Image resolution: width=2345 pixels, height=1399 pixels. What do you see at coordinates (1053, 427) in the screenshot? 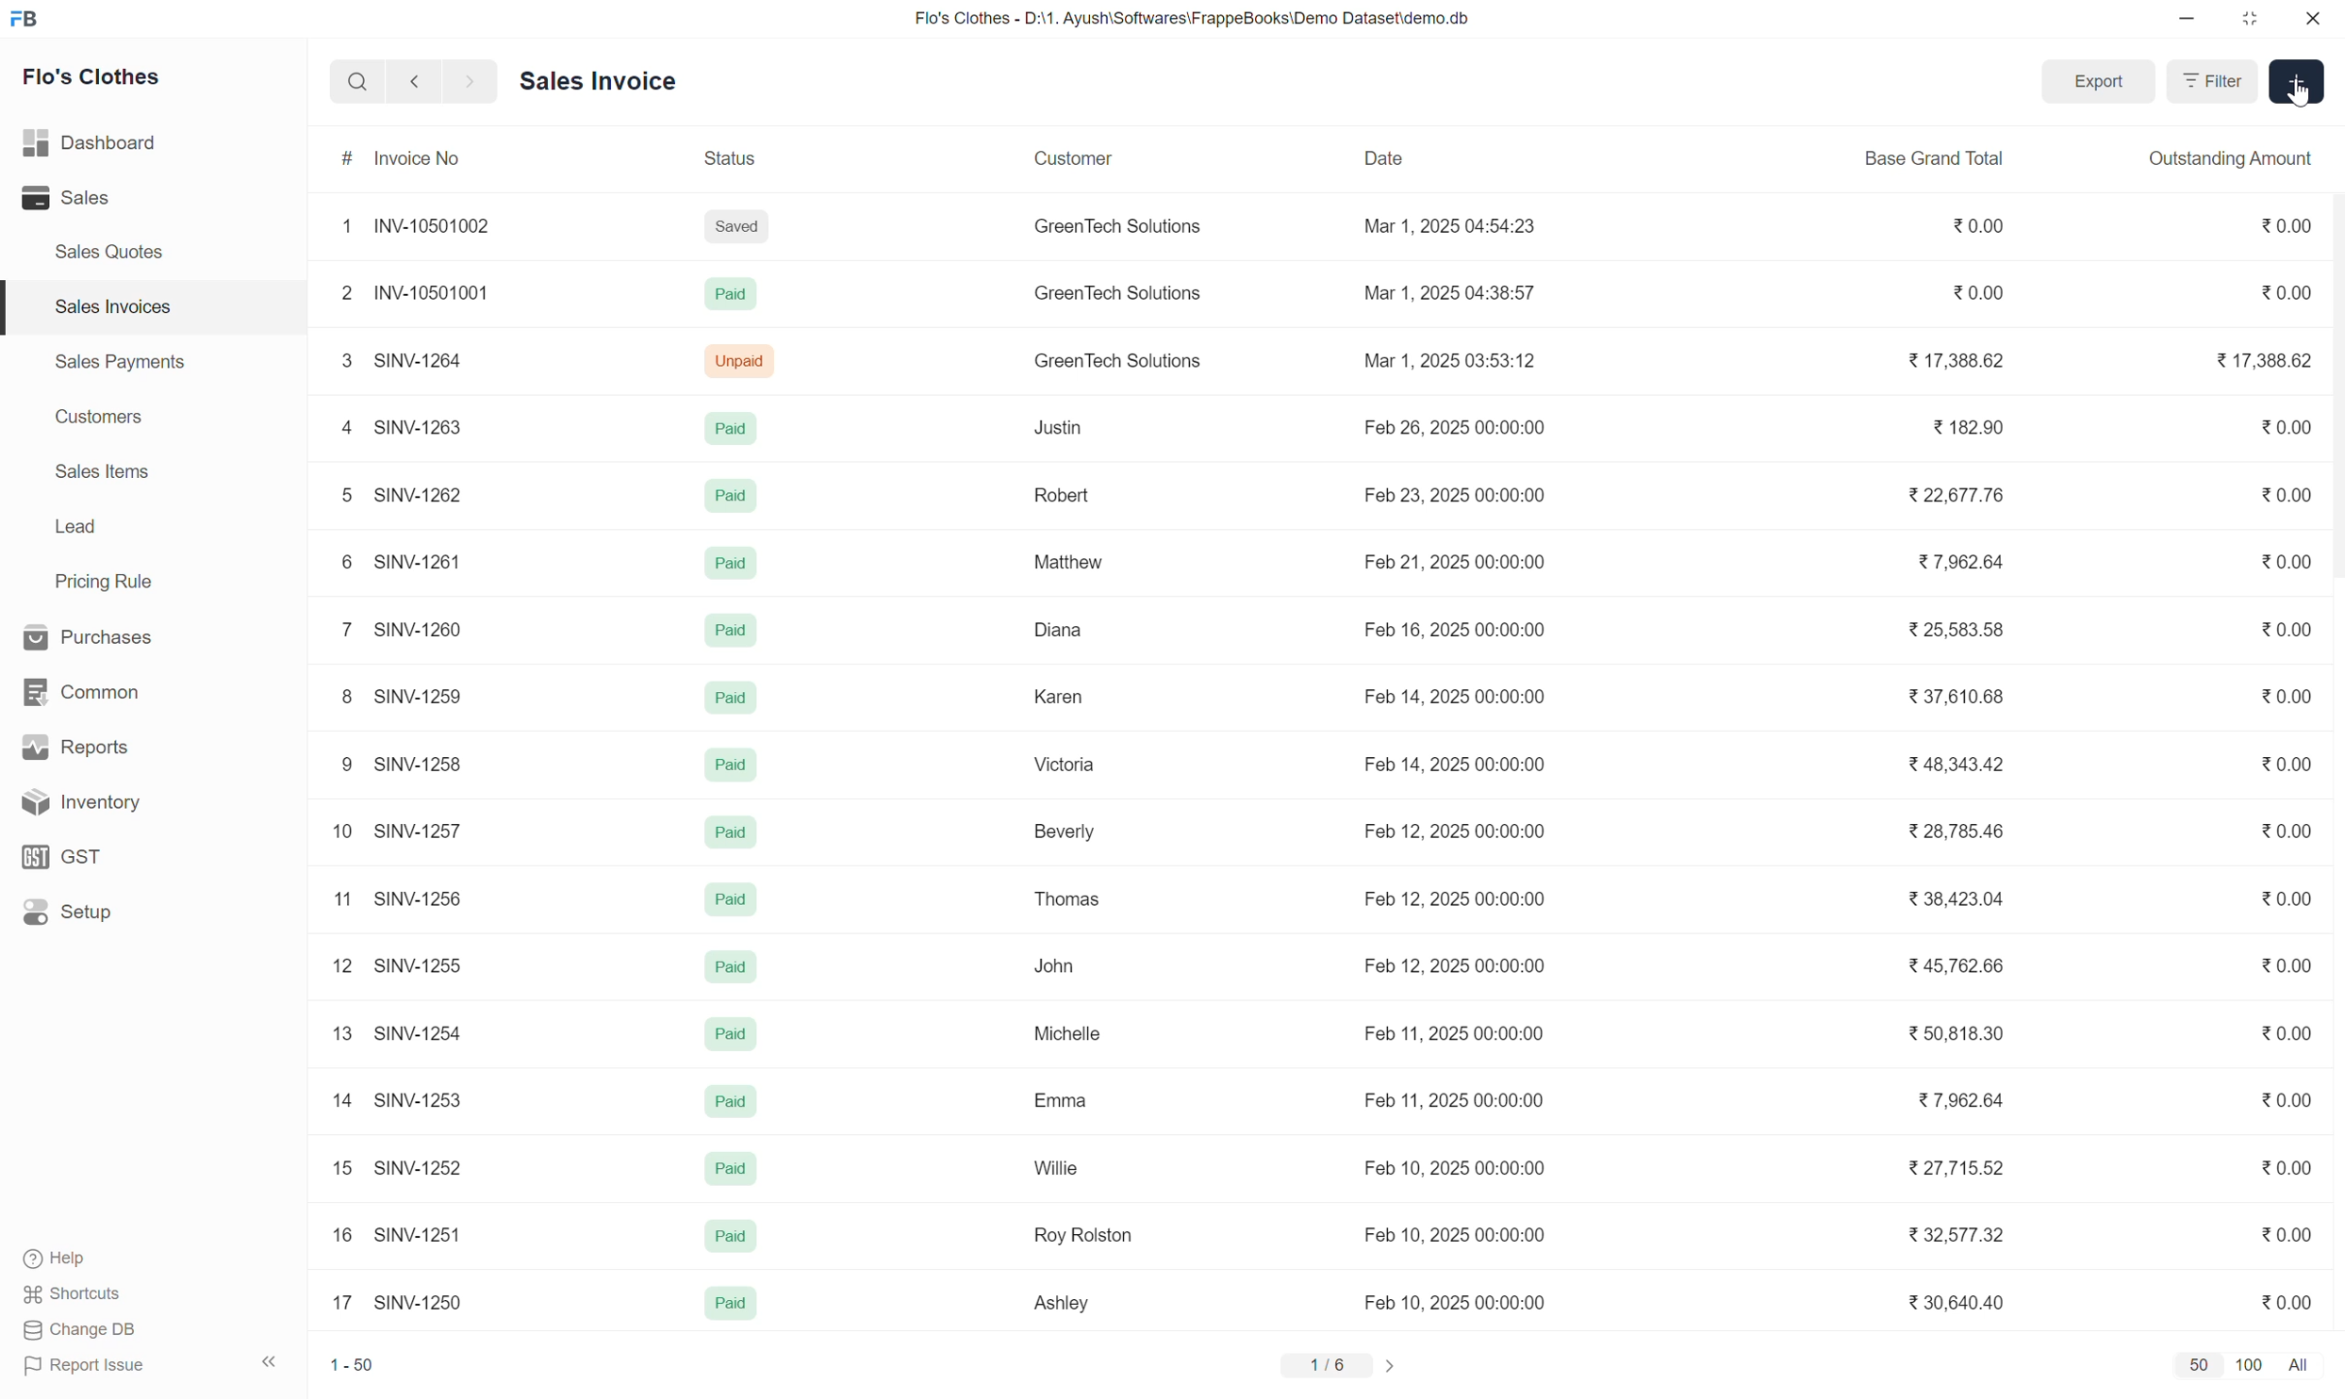
I see `Justin` at bounding box center [1053, 427].